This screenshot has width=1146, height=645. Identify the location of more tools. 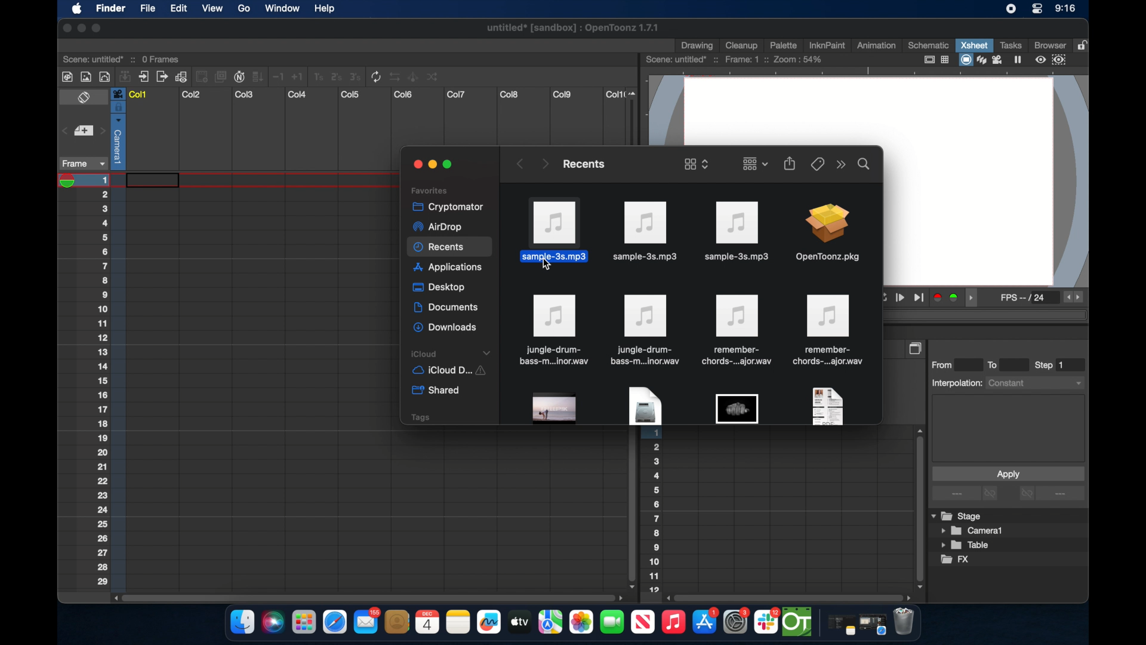
(251, 76).